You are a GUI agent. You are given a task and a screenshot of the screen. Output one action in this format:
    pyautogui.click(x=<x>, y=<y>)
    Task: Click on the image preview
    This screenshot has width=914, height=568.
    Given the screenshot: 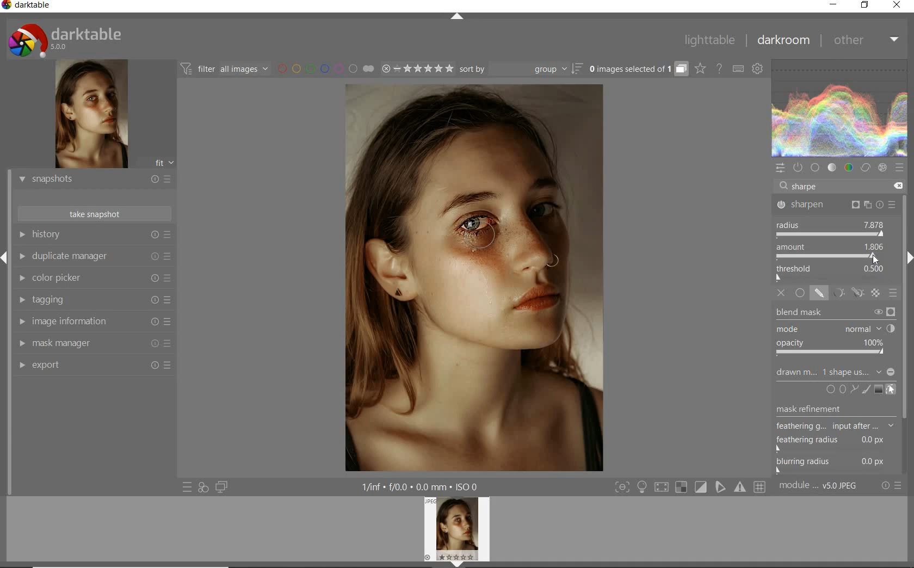 What is the action you would take?
    pyautogui.click(x=90, y=115)
    